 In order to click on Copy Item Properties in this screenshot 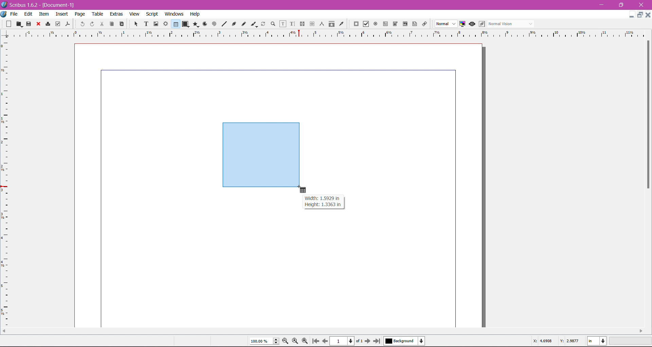, I will do `click(331, 23)`.